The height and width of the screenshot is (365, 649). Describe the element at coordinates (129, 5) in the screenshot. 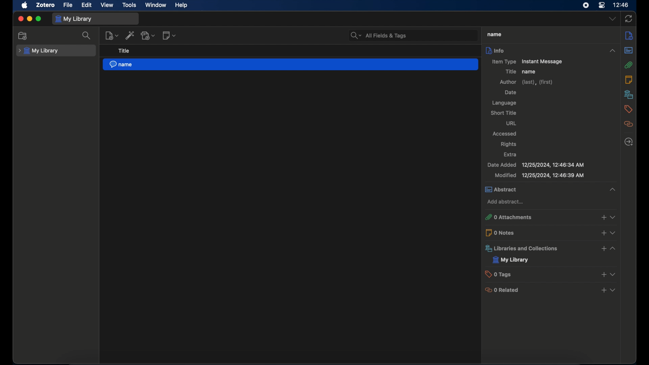

I see `tools` at that location.